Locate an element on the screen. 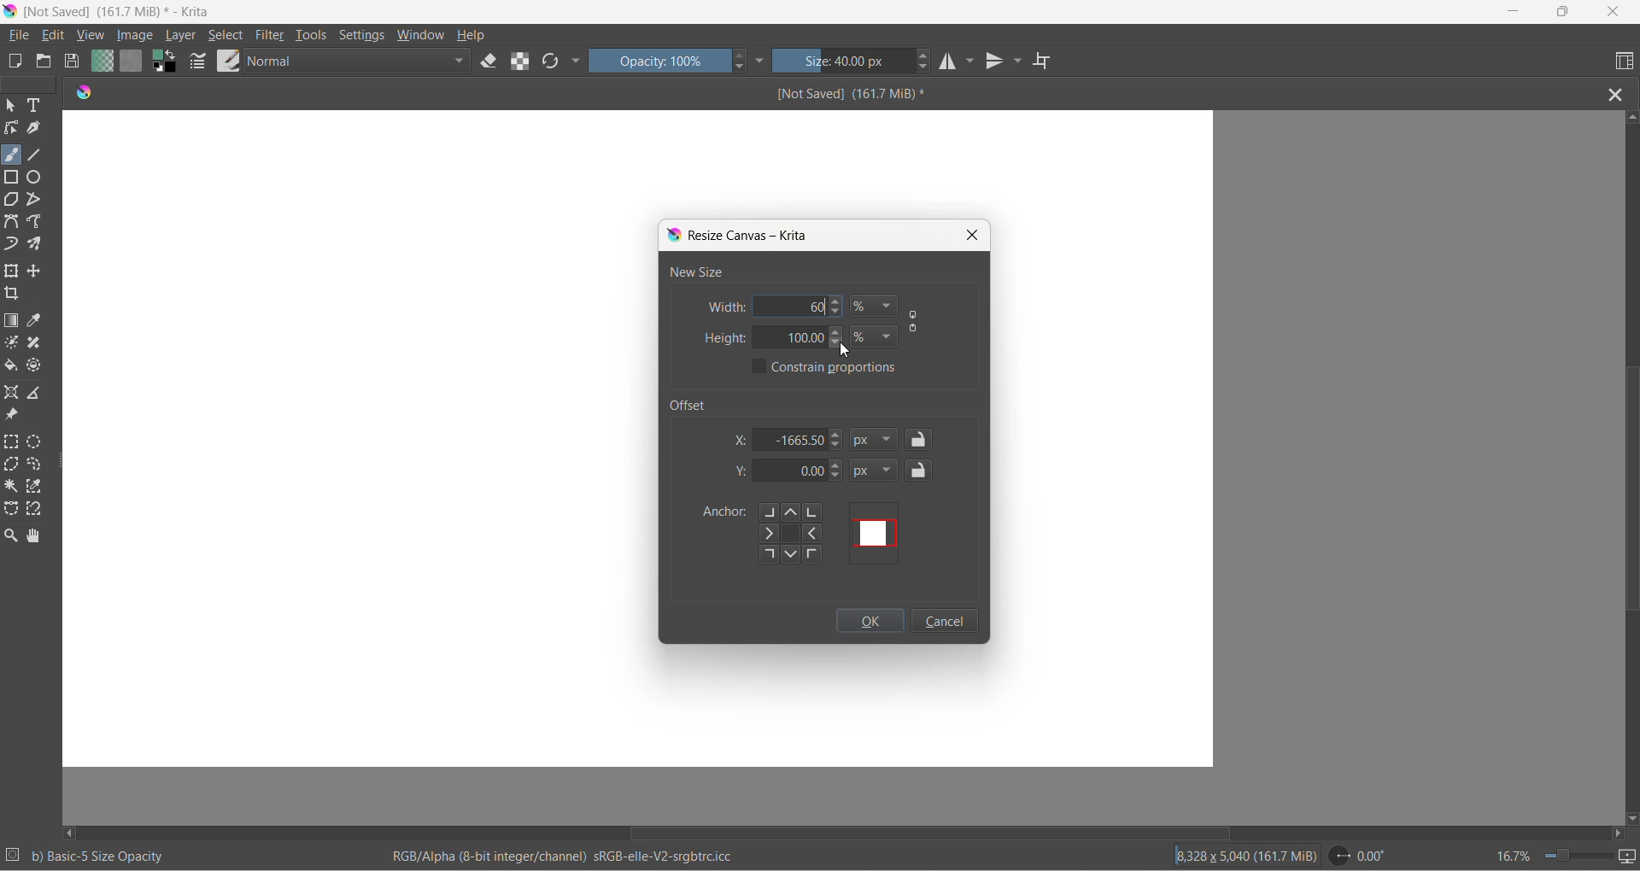 This screenshot has height=871, width=1640. y-axis value lock is located at coordinates (921, 470).